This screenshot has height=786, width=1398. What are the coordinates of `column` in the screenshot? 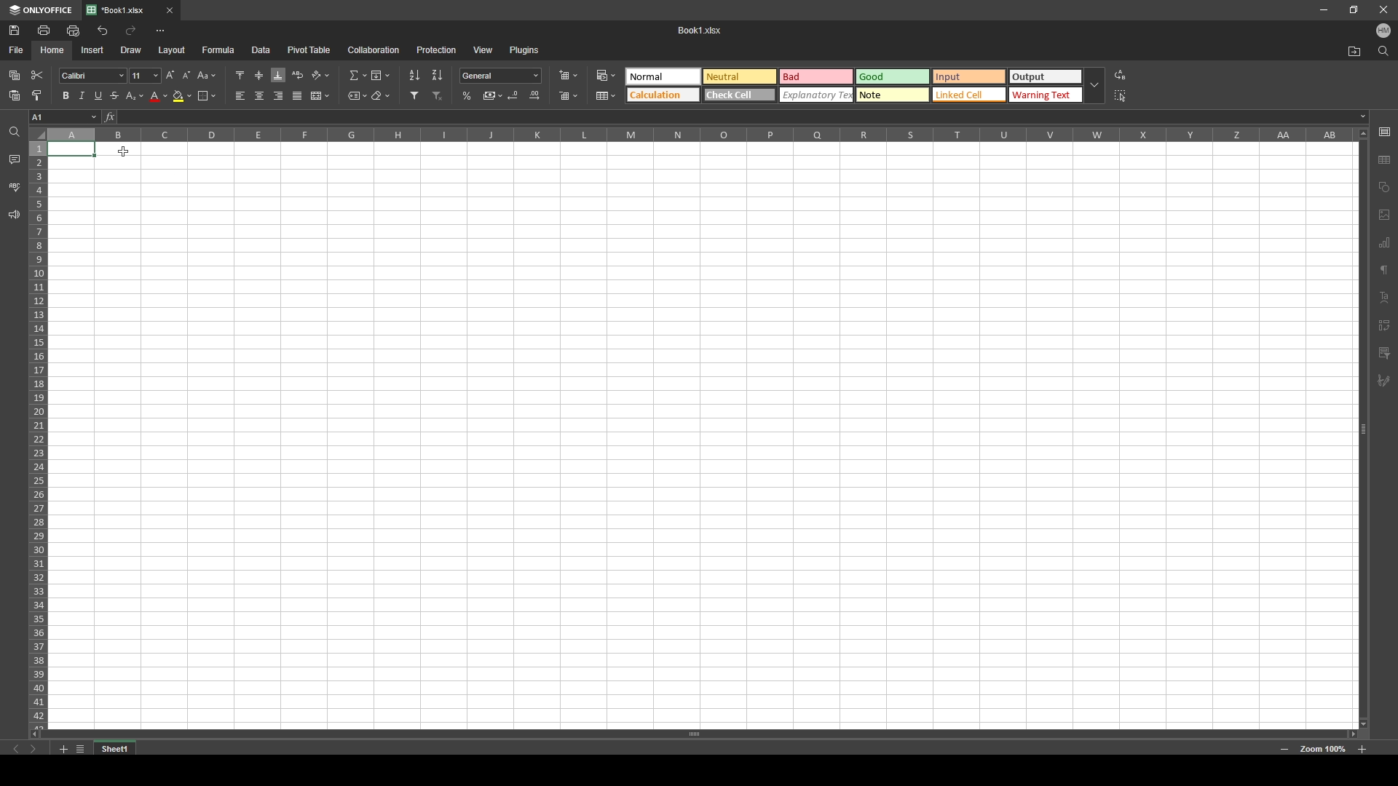 It's located at (700, 135).